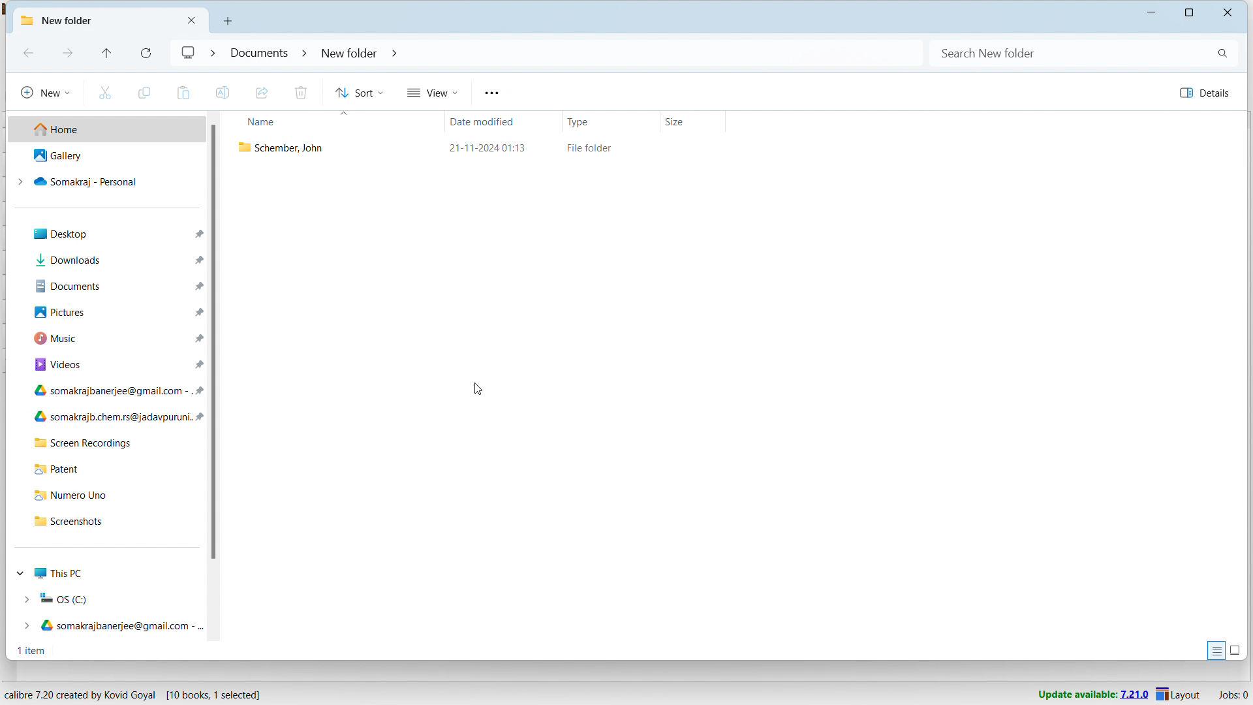 Image resolution: width=1253 pixels, height=705 pixels. I want to click on display large thumbnails, so click(1236, 650).